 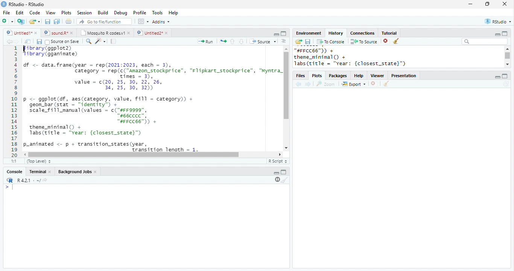 I want to click on Environment, so click(x=309, y=33).